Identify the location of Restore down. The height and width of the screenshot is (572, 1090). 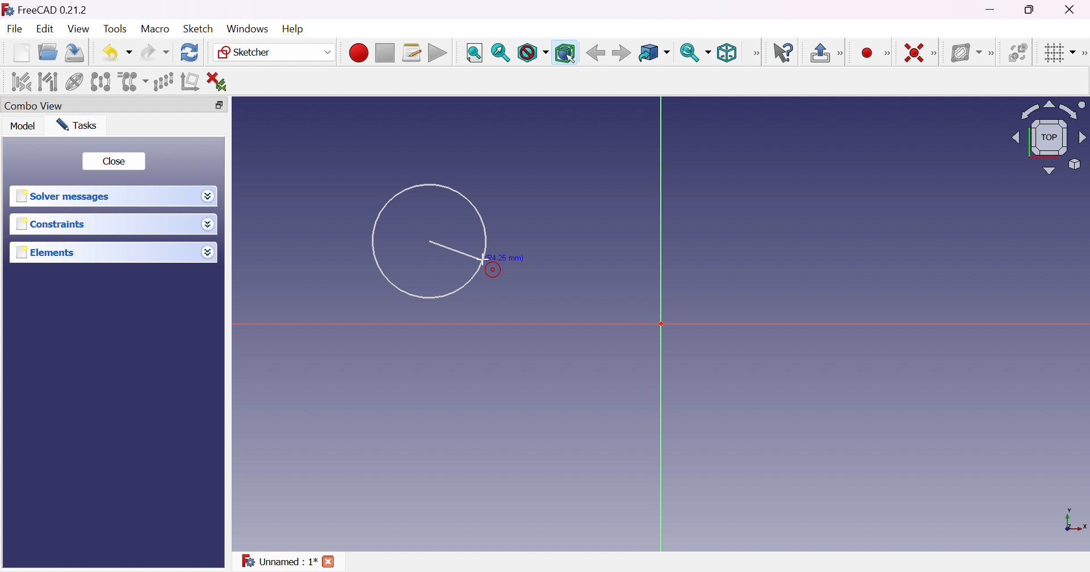
(1030, 11).